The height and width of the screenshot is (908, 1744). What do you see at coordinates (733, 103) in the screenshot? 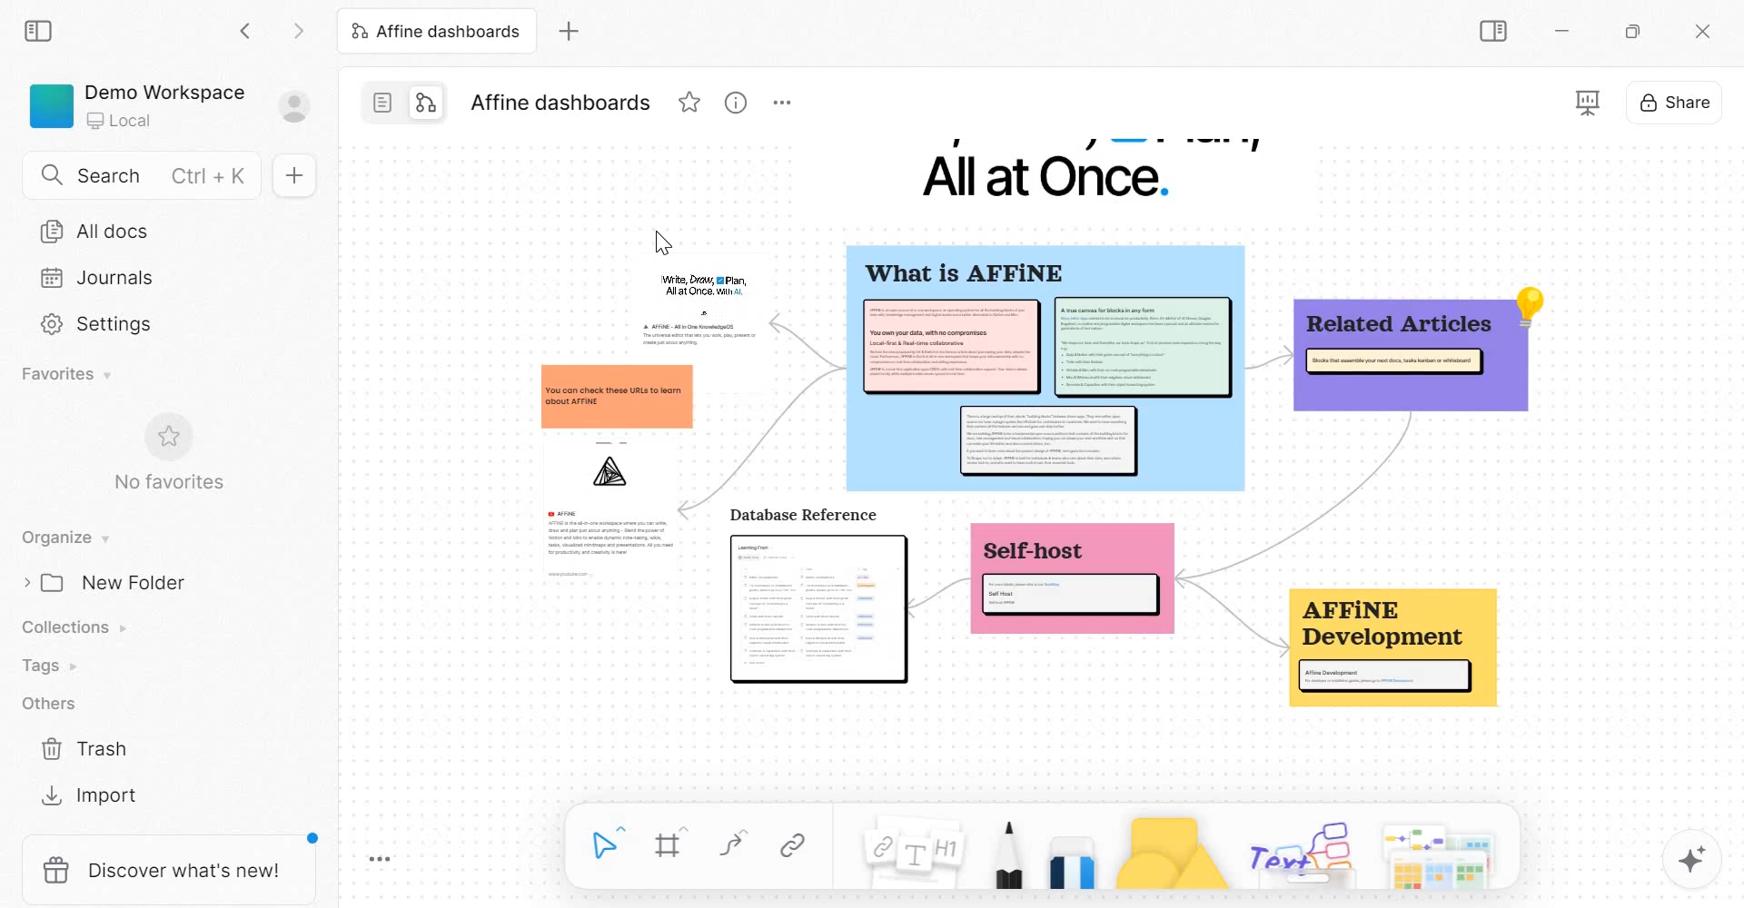
I see `view information` at bounding box center [733, 103].